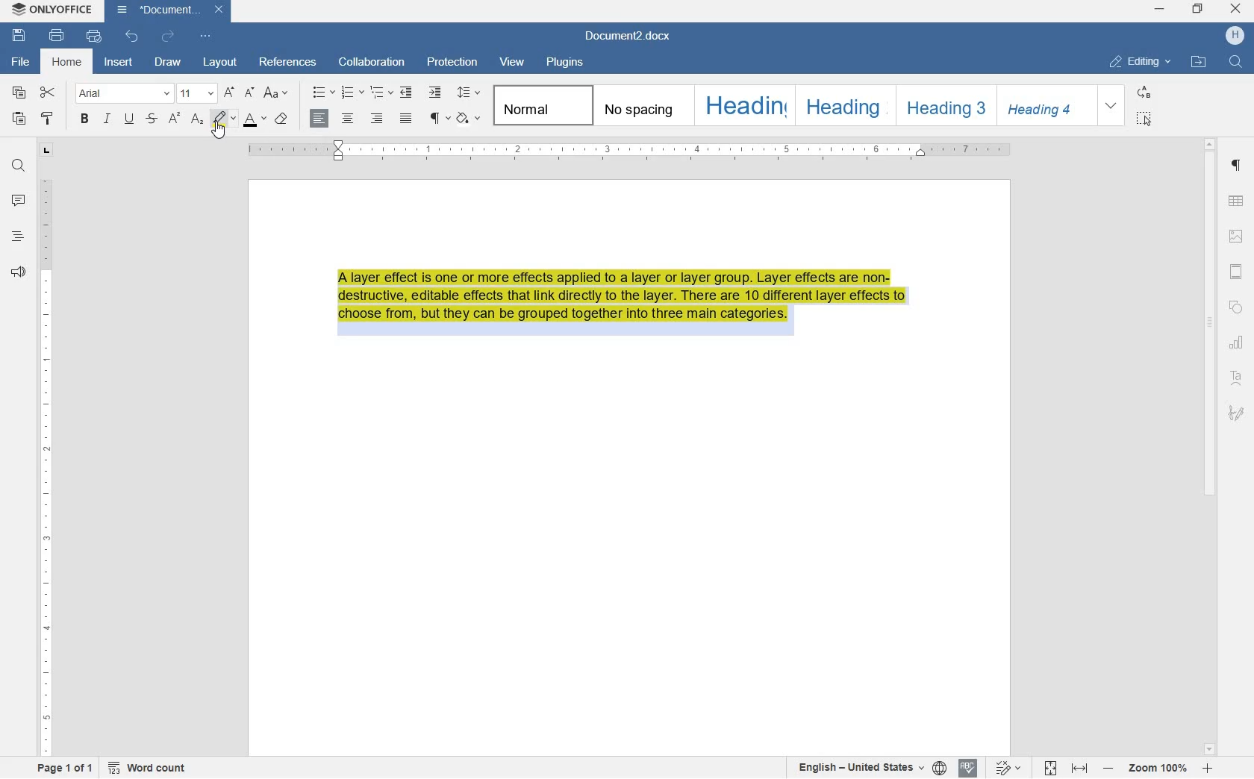 This screenshot has width=1254, height=779. I want to click on UNDERLINE, so click(129, 119).